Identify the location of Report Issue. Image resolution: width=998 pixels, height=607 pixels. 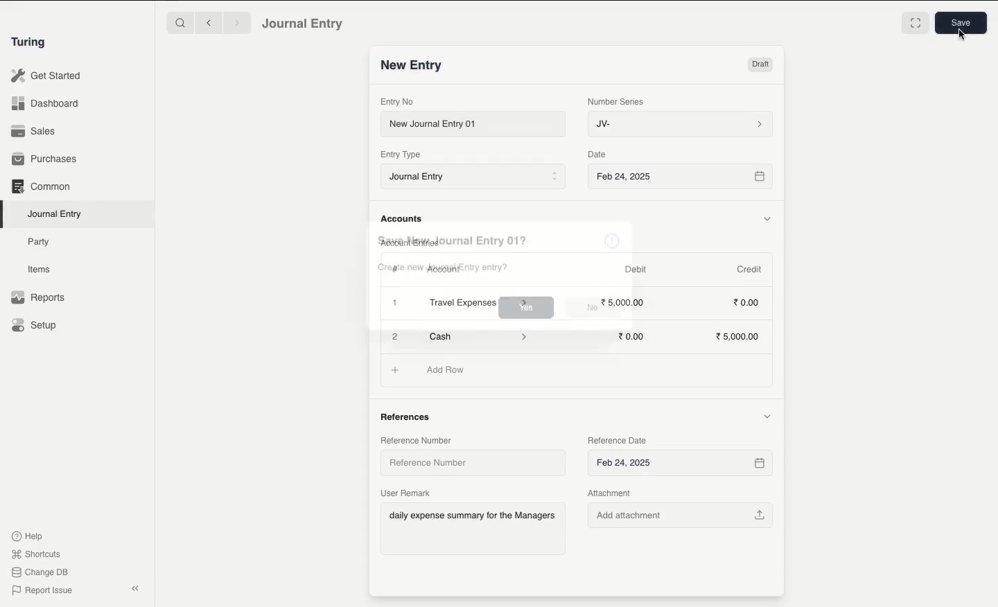
(44, 591).